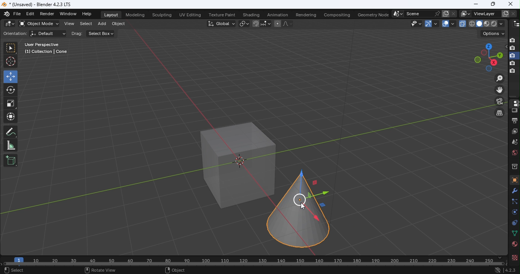  Describe the element at coordinates (506, 13) in the screenshot. I see `Add view layer` at that location.